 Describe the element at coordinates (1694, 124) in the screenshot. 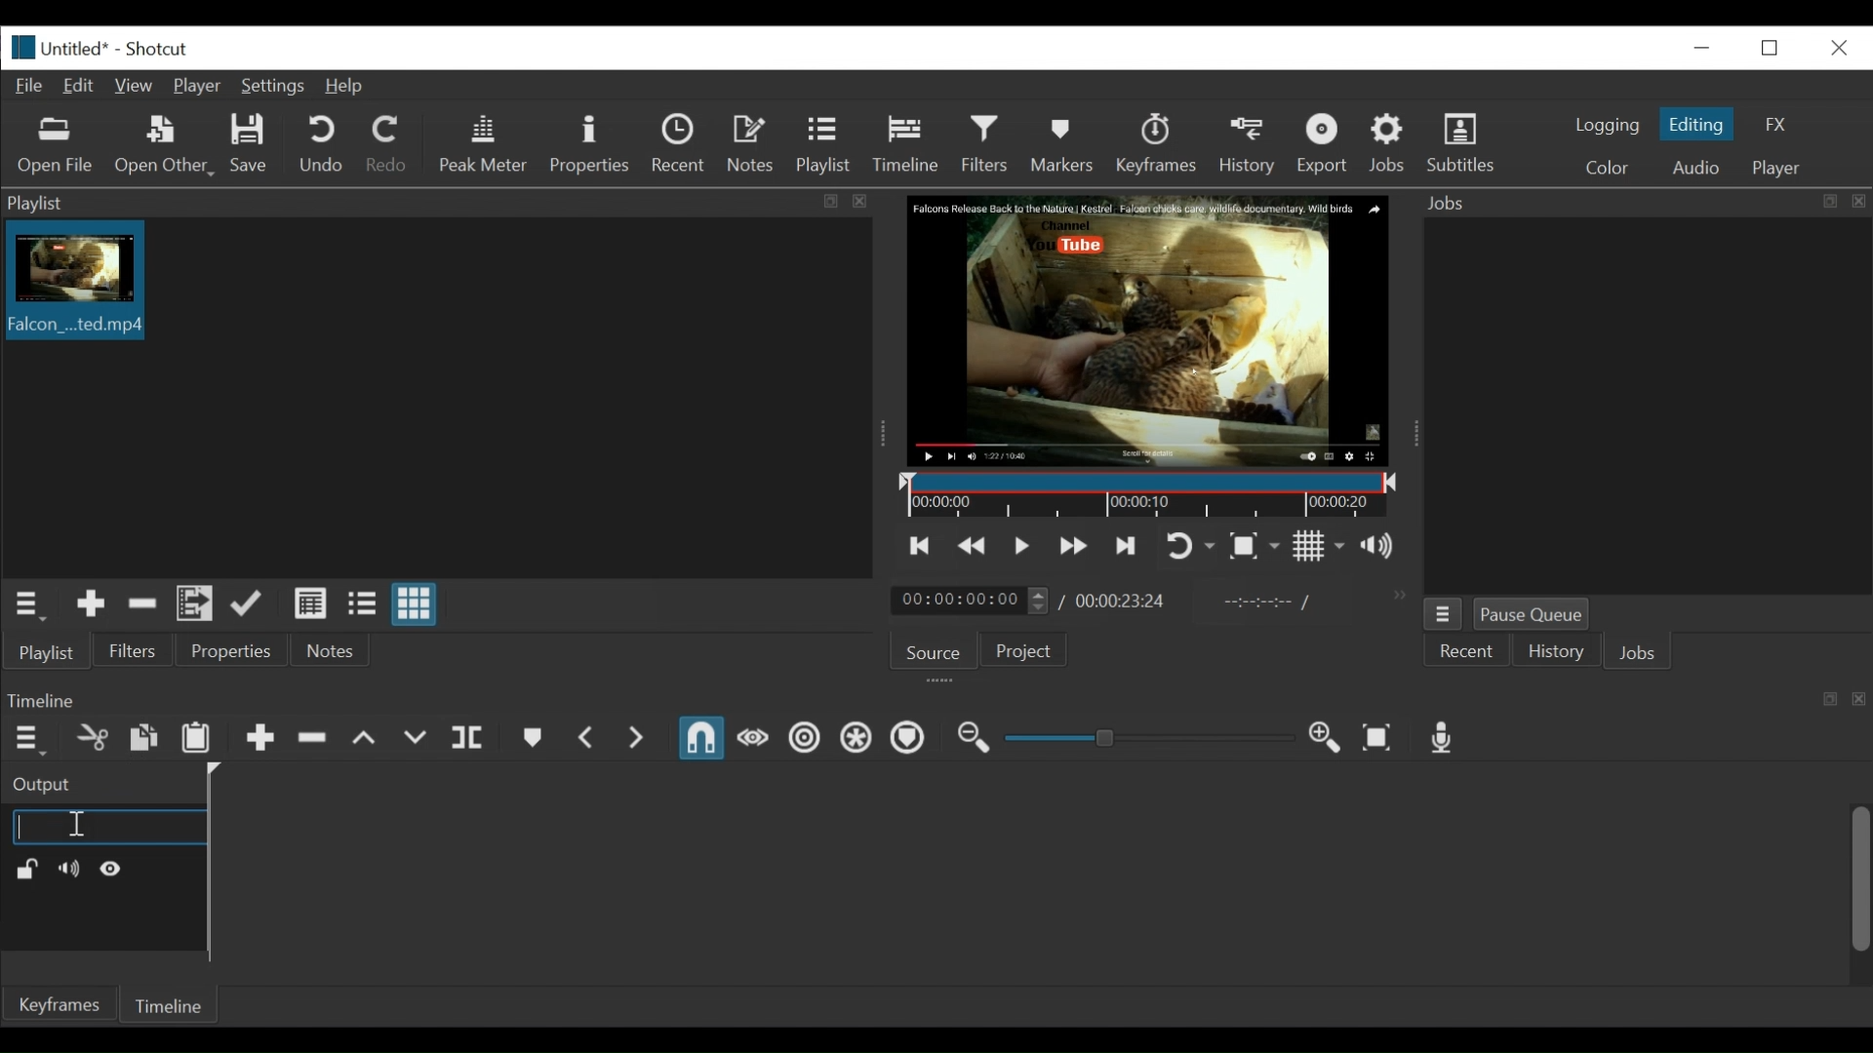

I see `Editing` at that location.